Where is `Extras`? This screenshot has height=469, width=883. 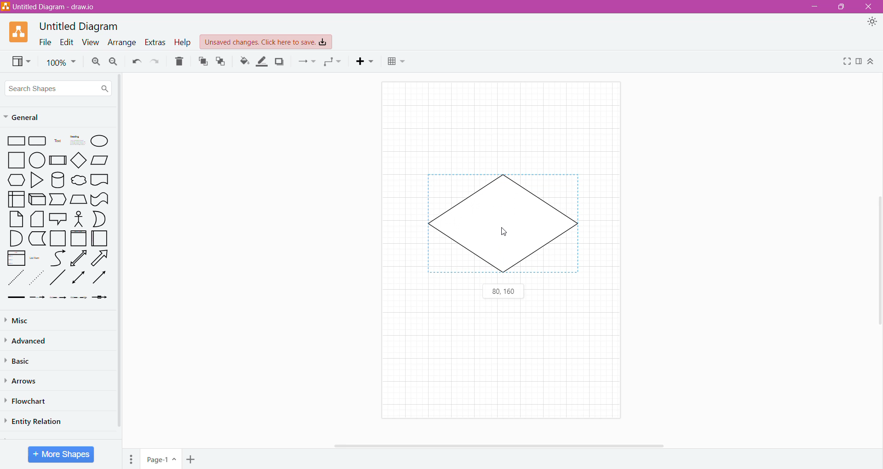 Extras is located at coordinates (155, 42).